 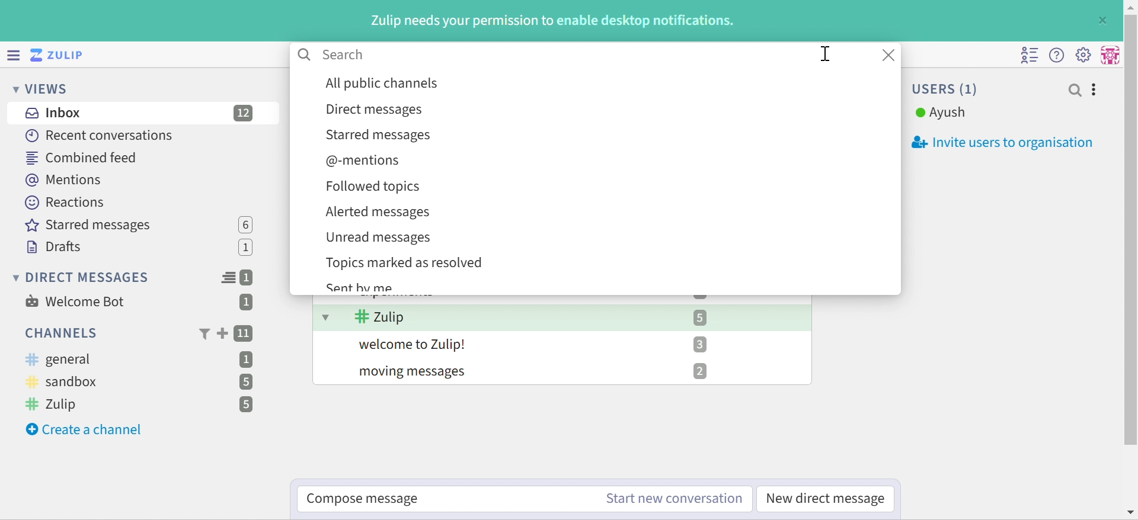 What do you see at coordinates (81, 158) in the screenshot?
I see `Combined feed` at bounding box center [81, 158].